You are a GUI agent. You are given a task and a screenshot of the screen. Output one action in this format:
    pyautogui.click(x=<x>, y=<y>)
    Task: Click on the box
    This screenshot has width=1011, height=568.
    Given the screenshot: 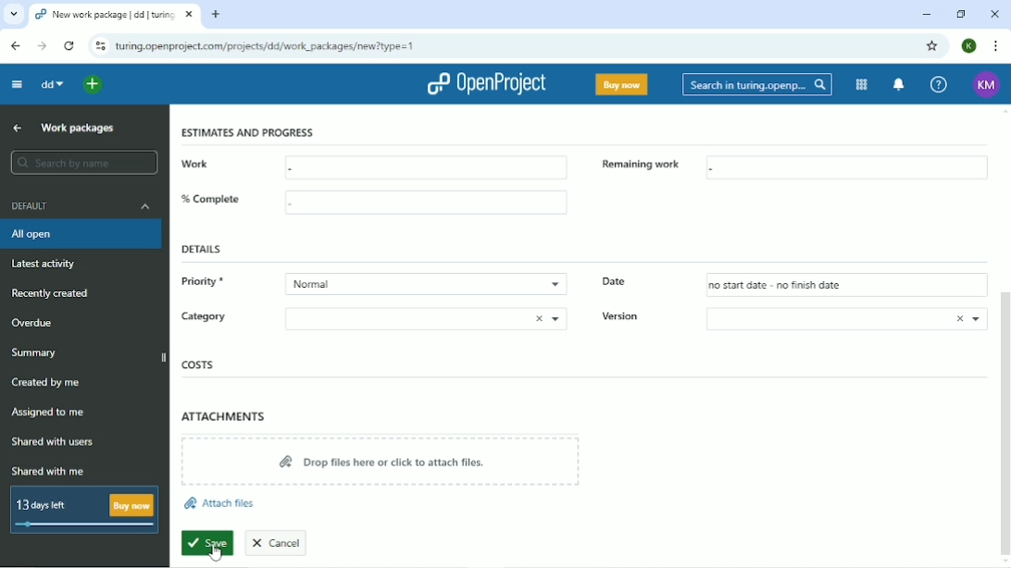 What is the action you would take?
    pyautogui.click(x=433, y=204)
    